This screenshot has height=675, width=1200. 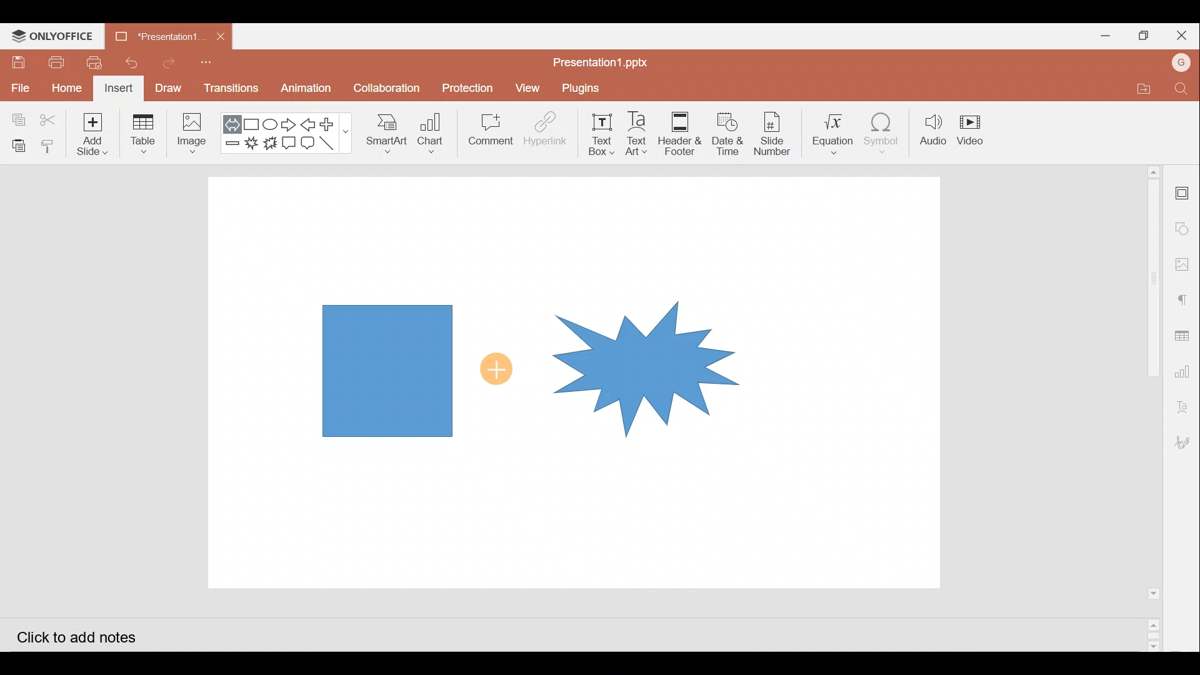 I want to click on Line, so click(x=331, y=142).